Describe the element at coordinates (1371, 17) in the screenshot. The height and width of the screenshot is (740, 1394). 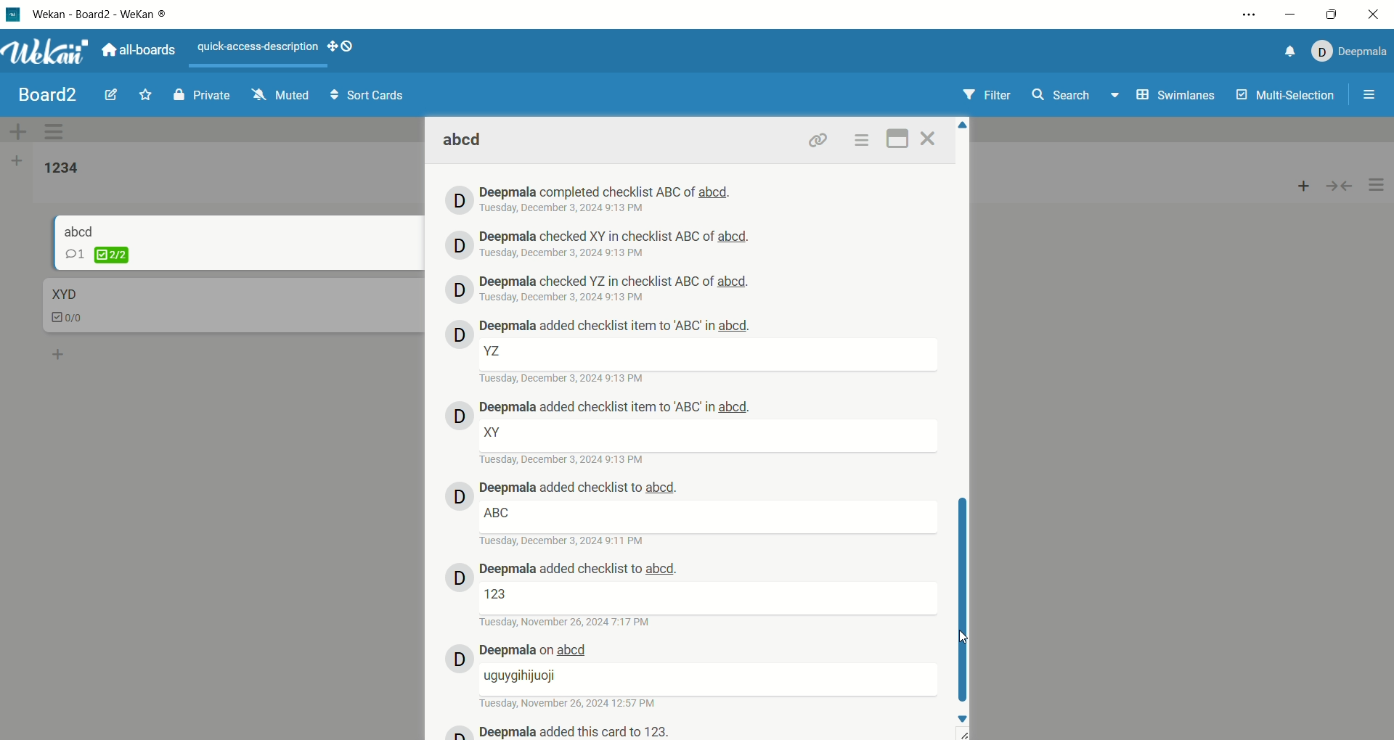
I see `close` at that location.